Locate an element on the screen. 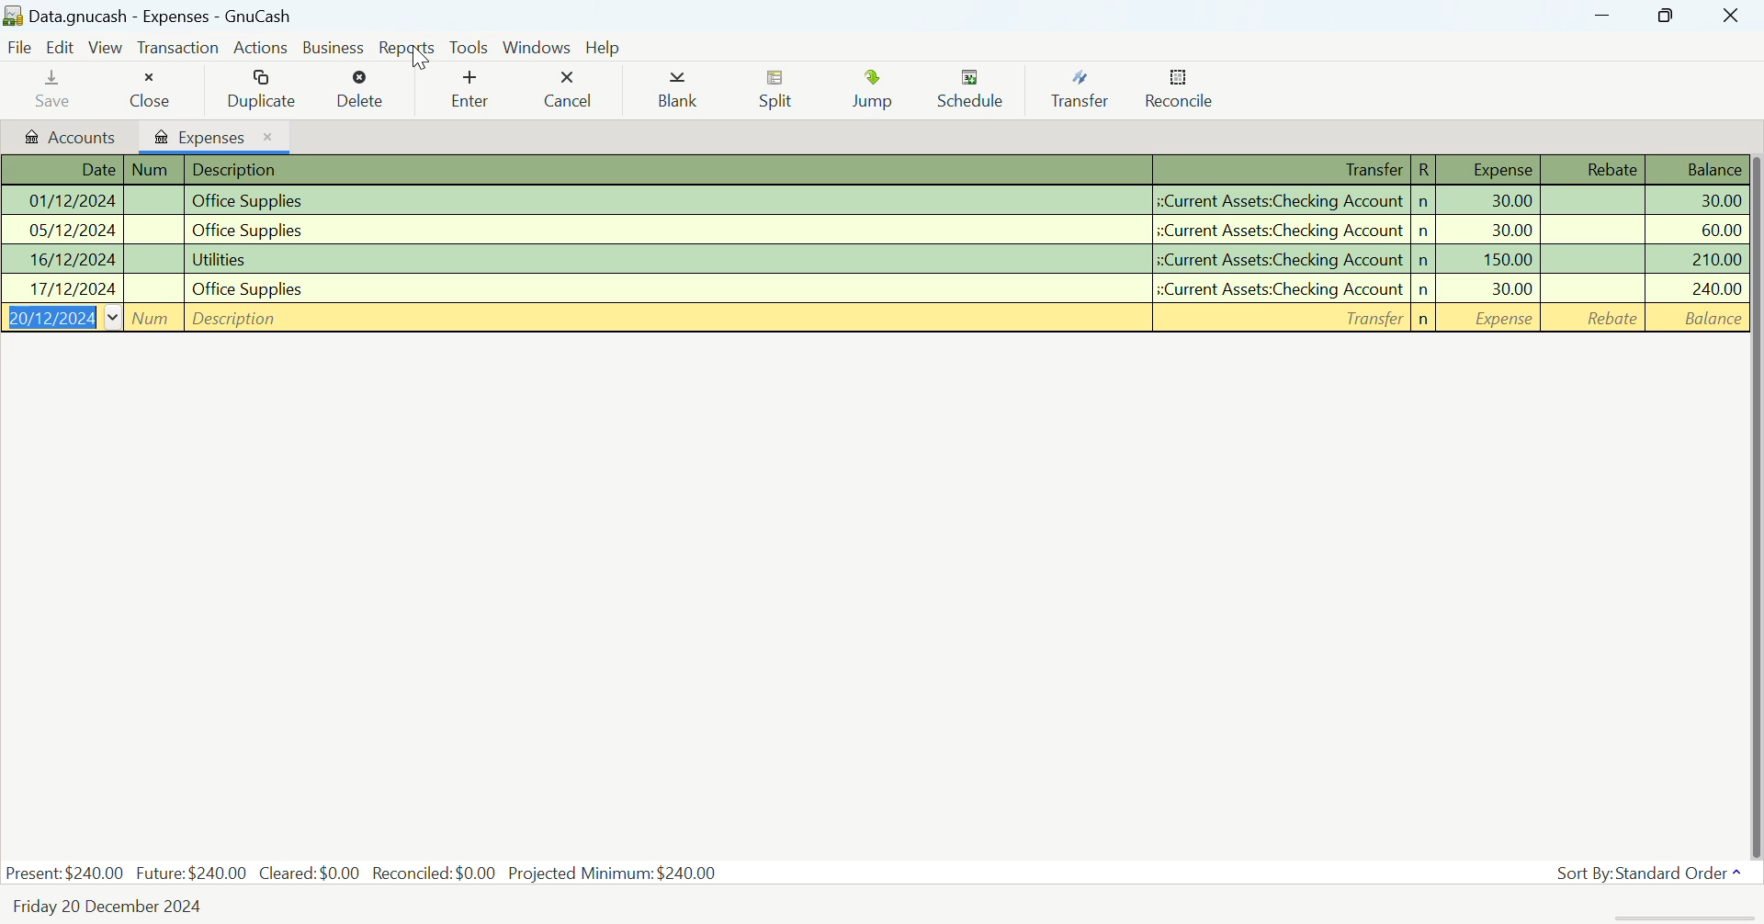 The width and height of the screenshot is (1764, 924). Reports is located at coordinates (409, 44).